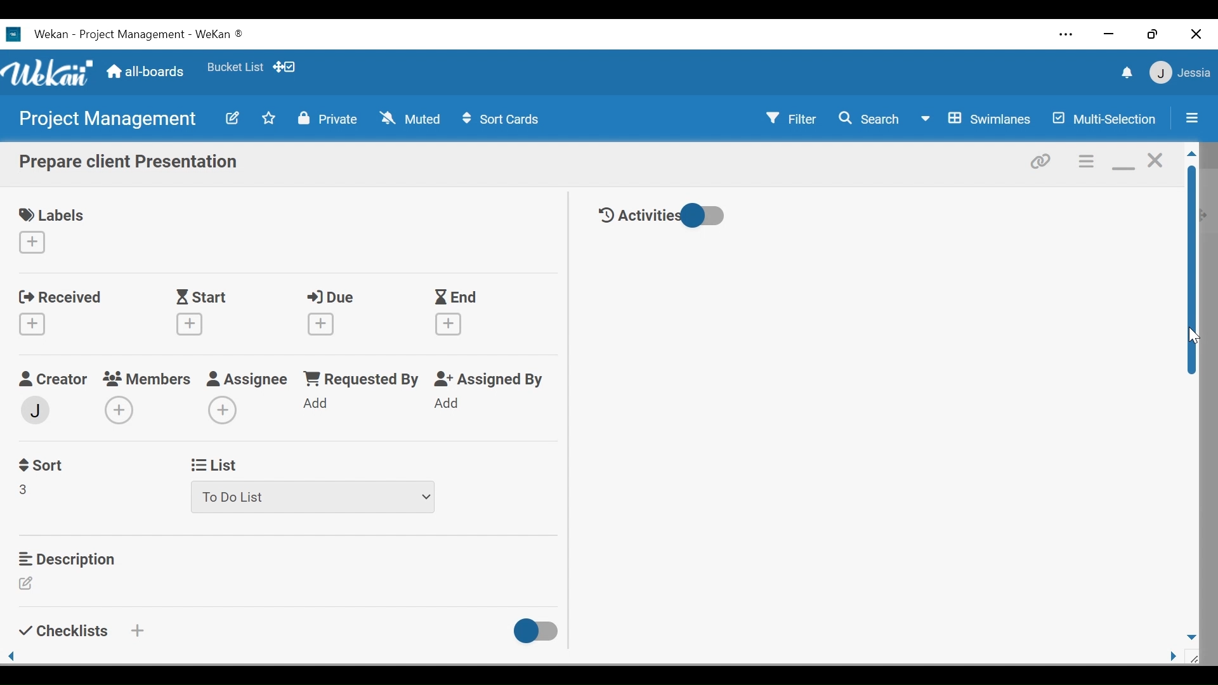 This screenshot has width=1218, height=685. Describe the element at coordinates (1192, 271) in the screenshot. I see `Vertical Scroll bar` at that location.